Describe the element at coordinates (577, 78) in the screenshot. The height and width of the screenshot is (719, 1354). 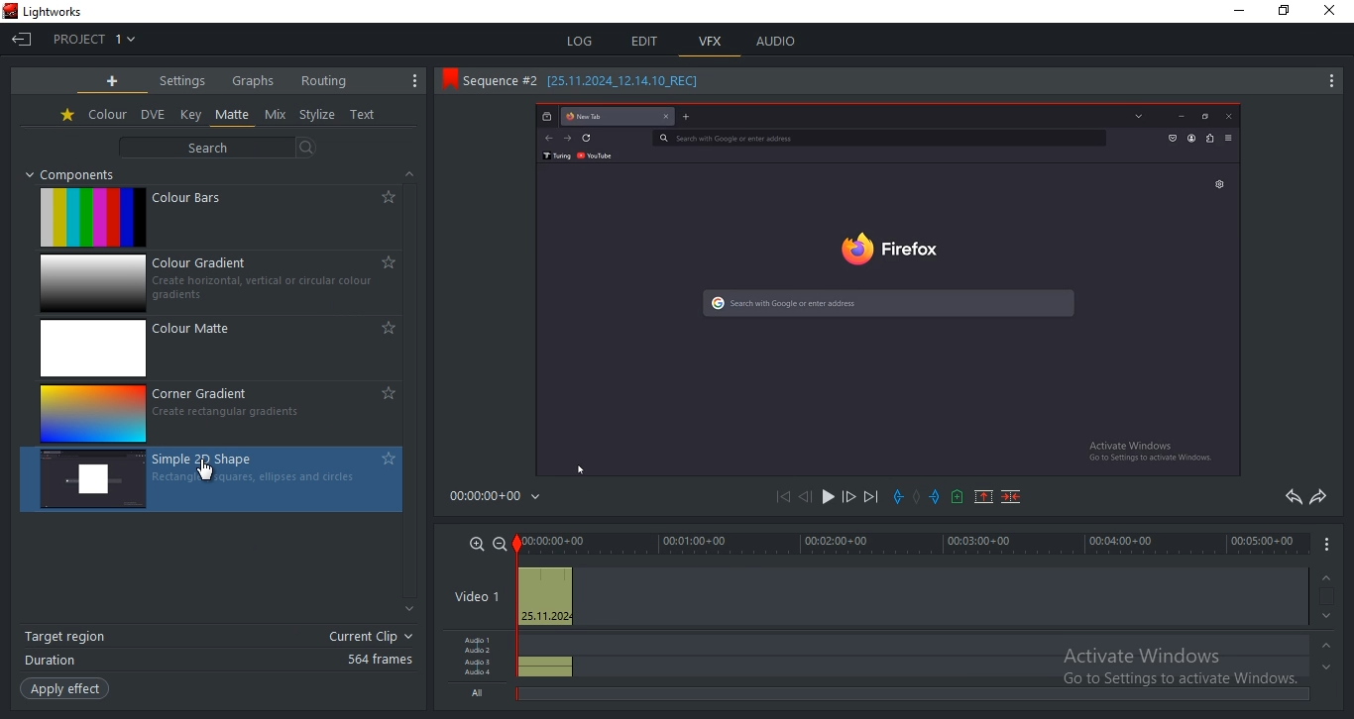
I see `sequence title` at that location.